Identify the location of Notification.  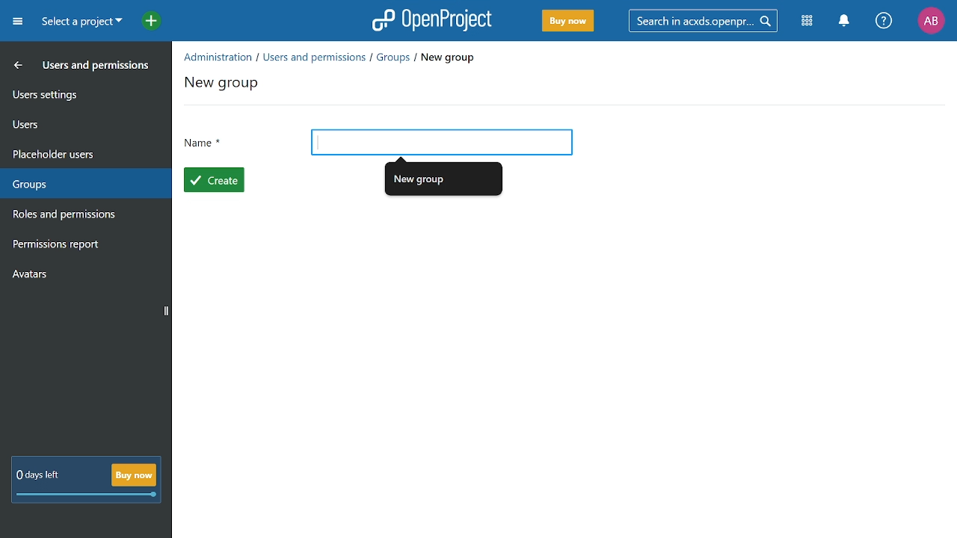
(843, 21).